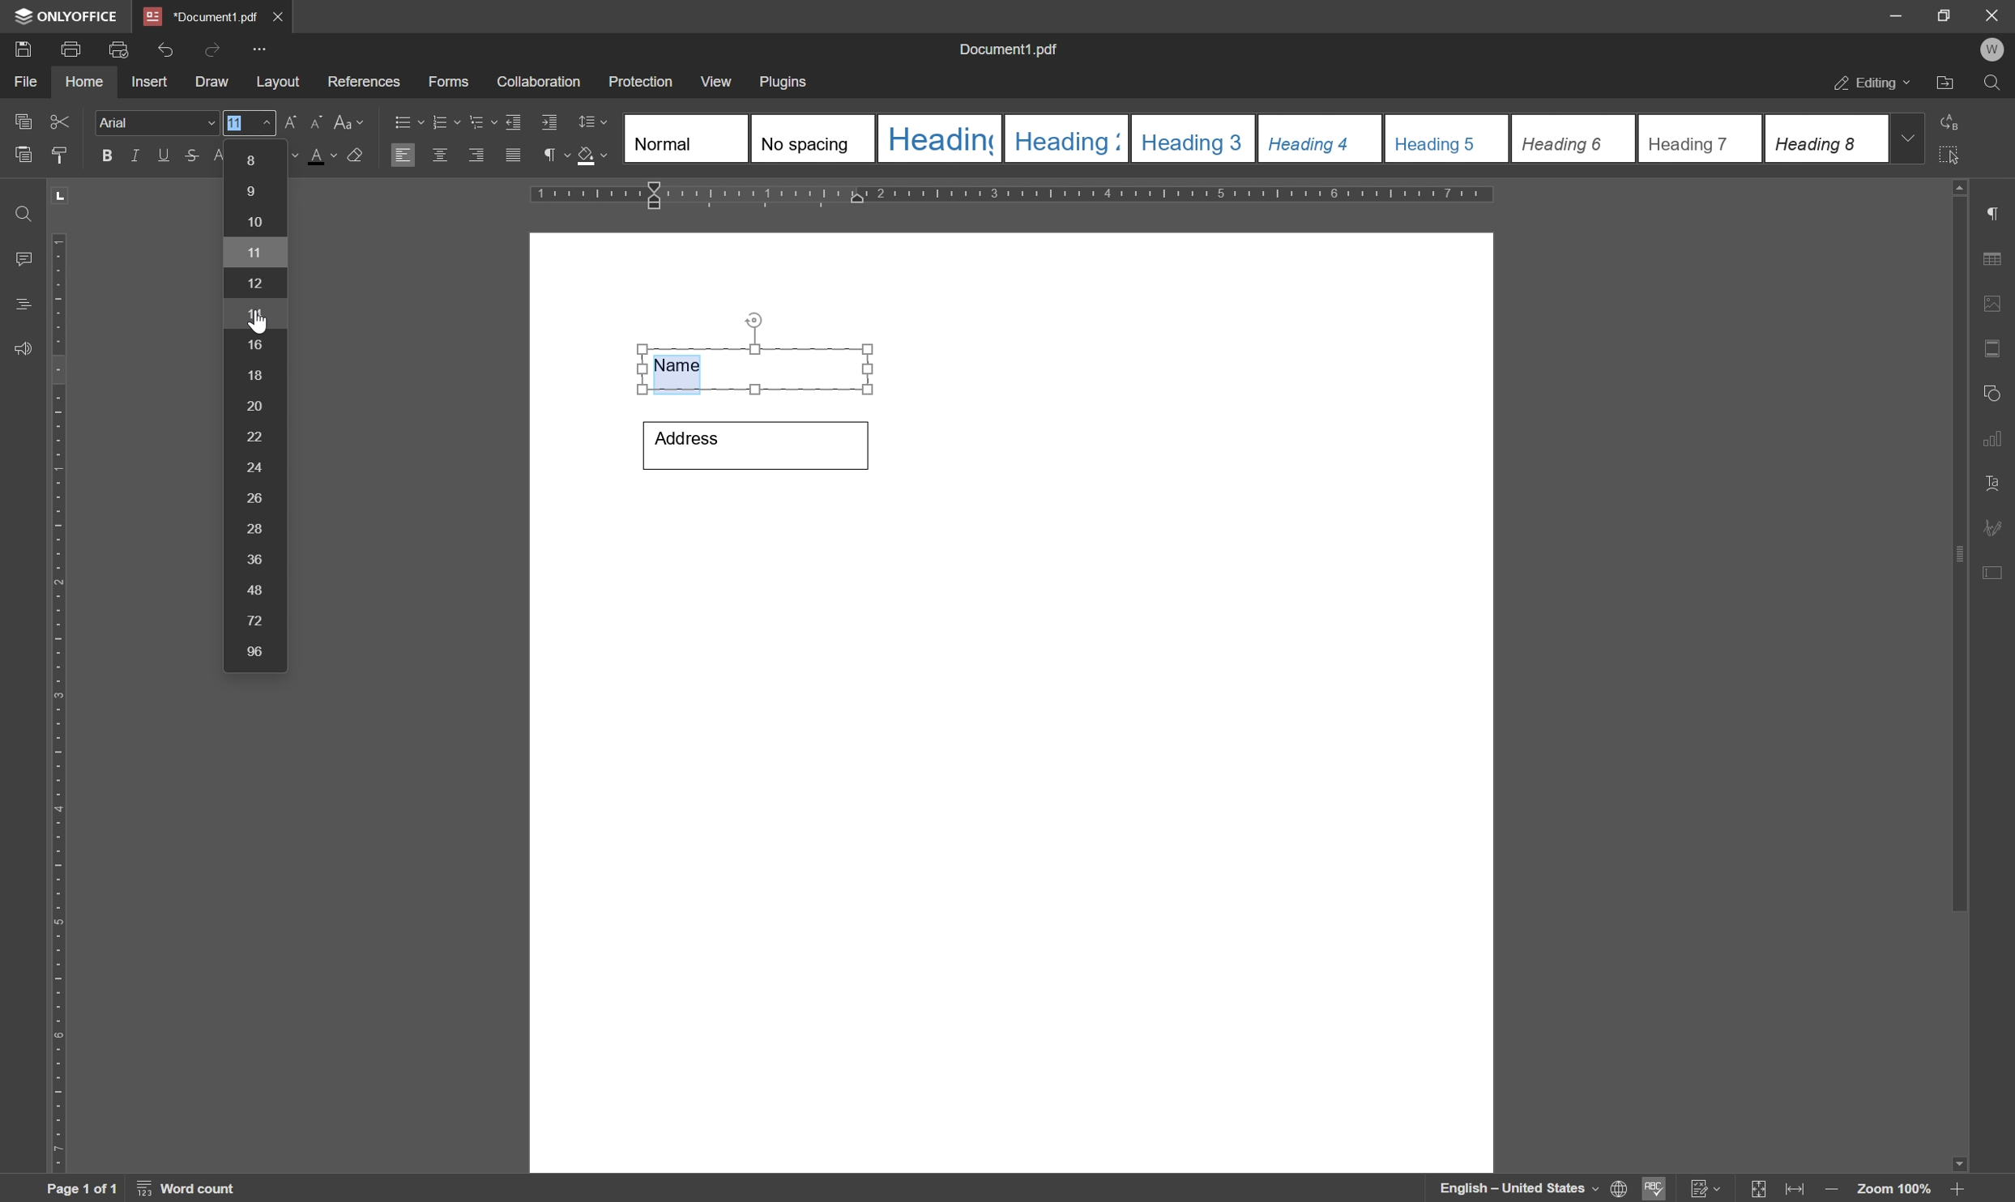 This screenshot has height=1202, width=2015. I want to click on ruler, so click(57, 699).